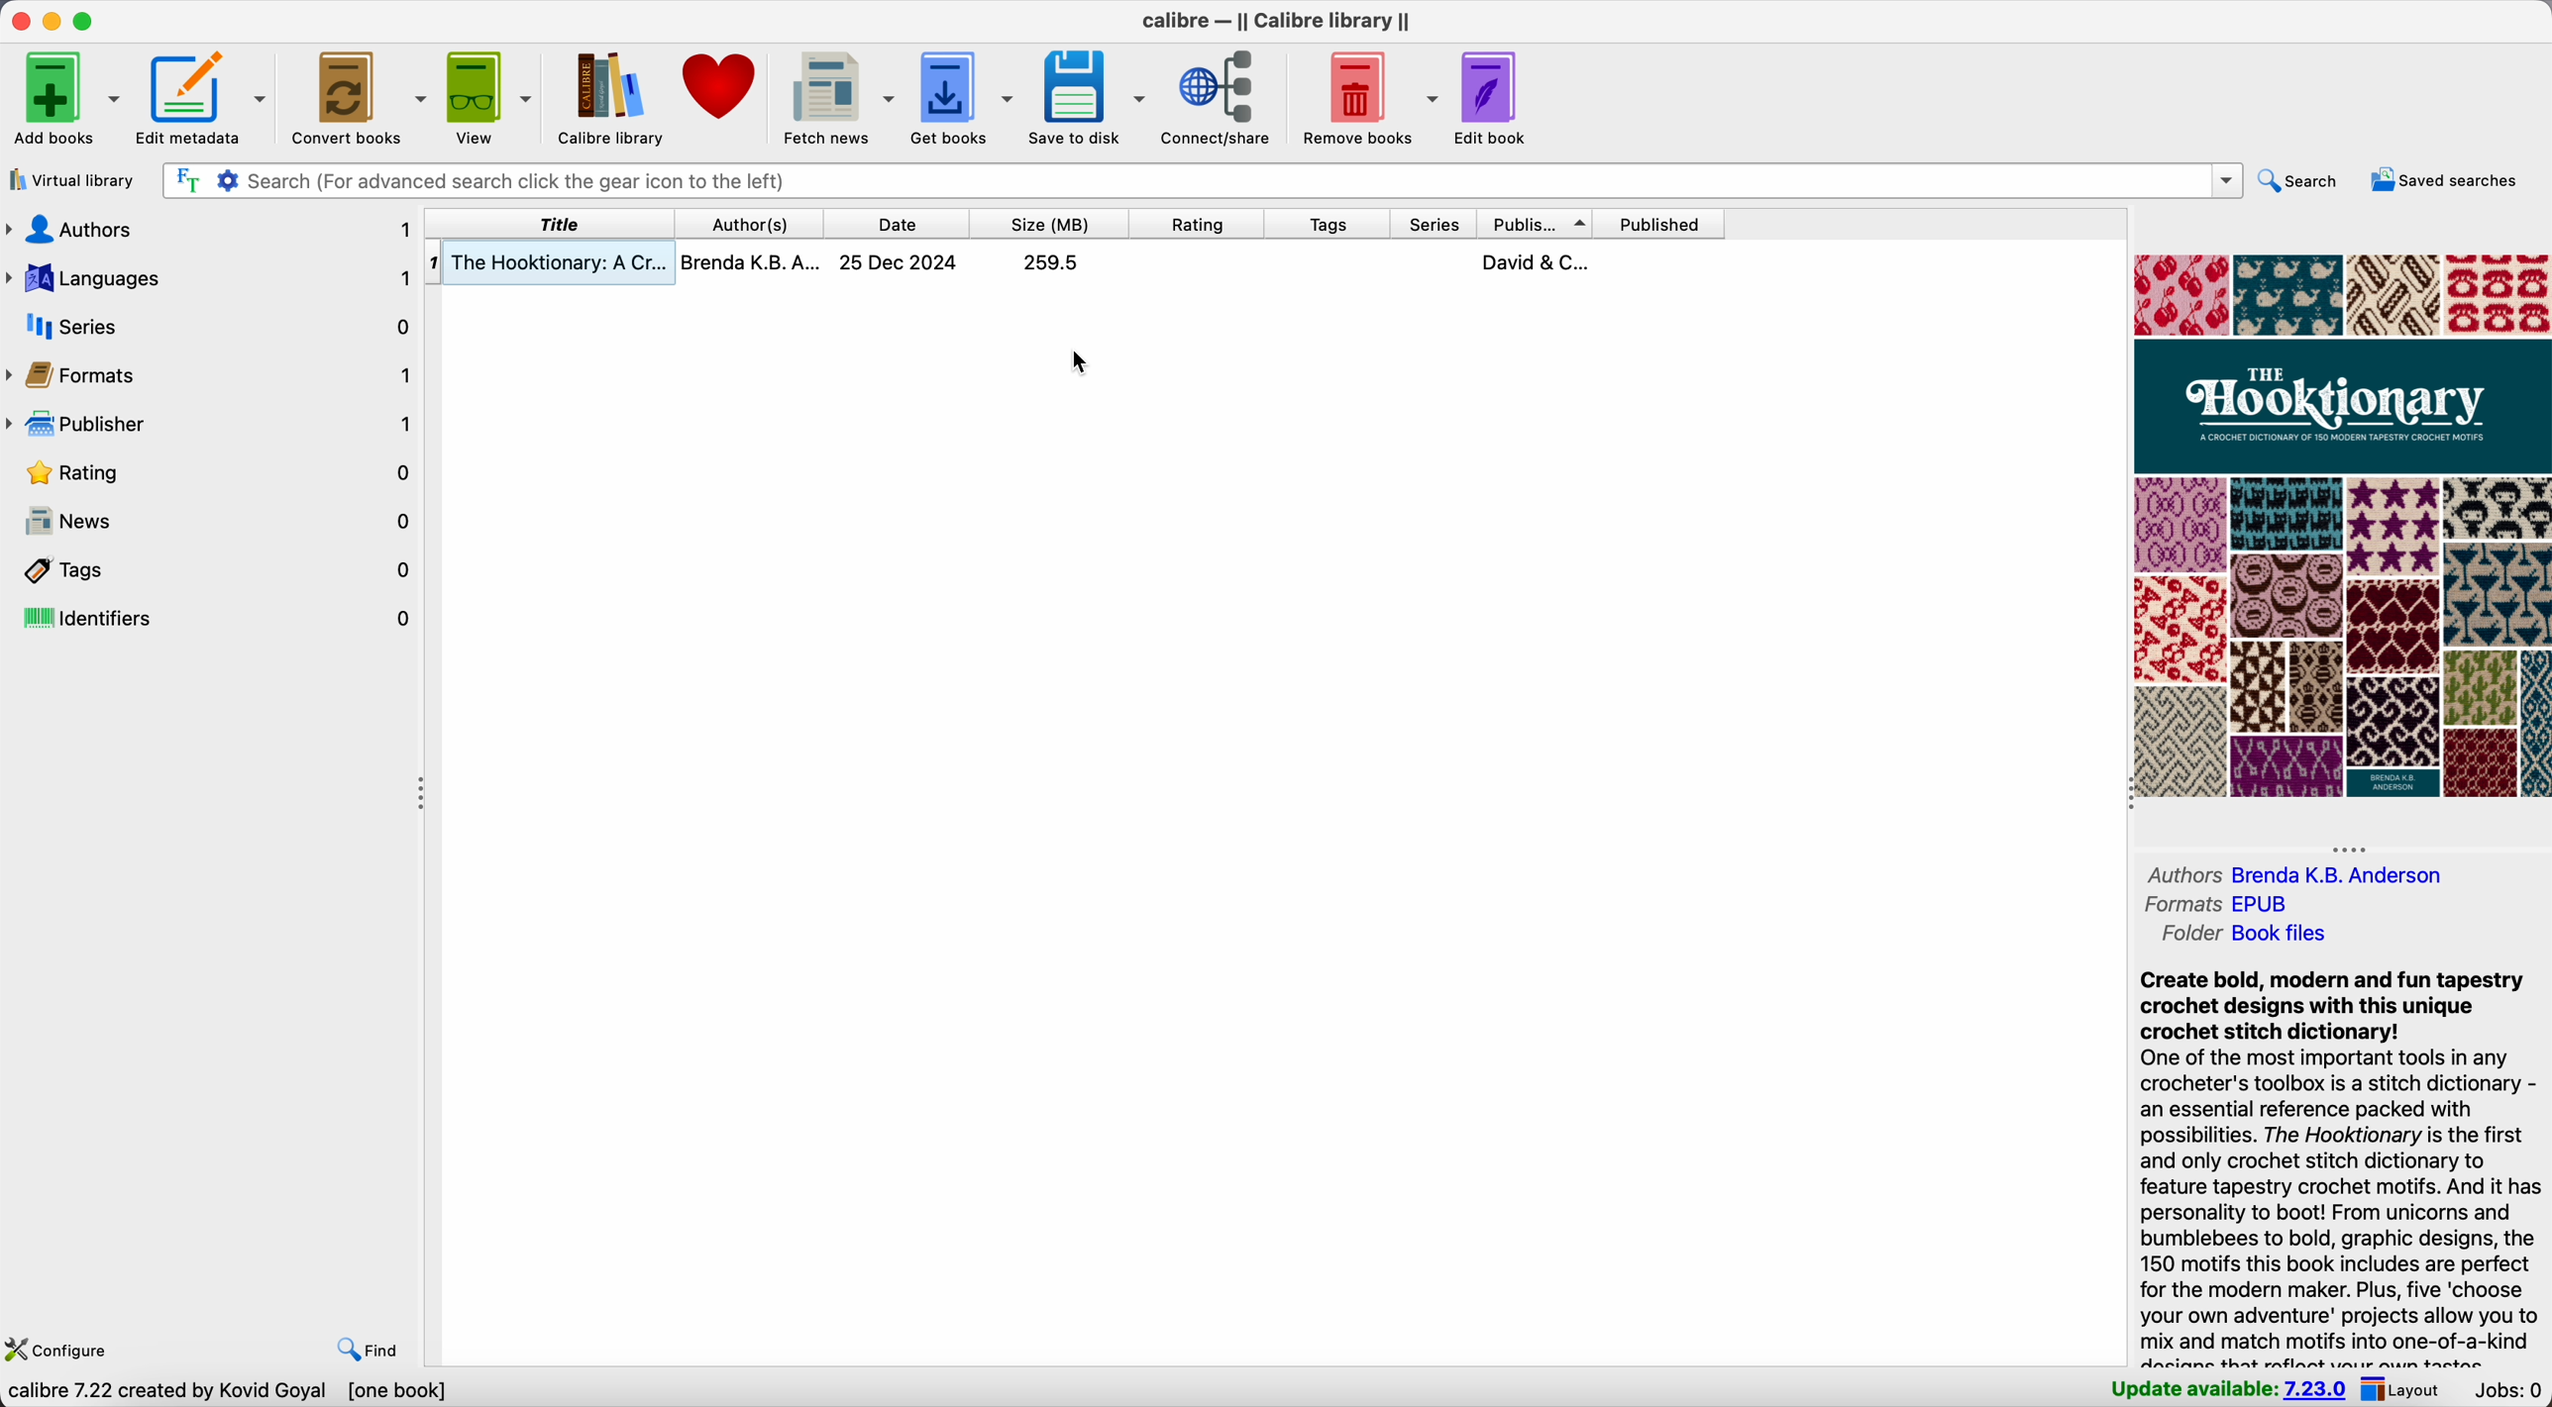 The image size is (2552, 1407). Describe the element at coordinates (2243, 935) in the screenshot. I see `folder Book files` at that location.